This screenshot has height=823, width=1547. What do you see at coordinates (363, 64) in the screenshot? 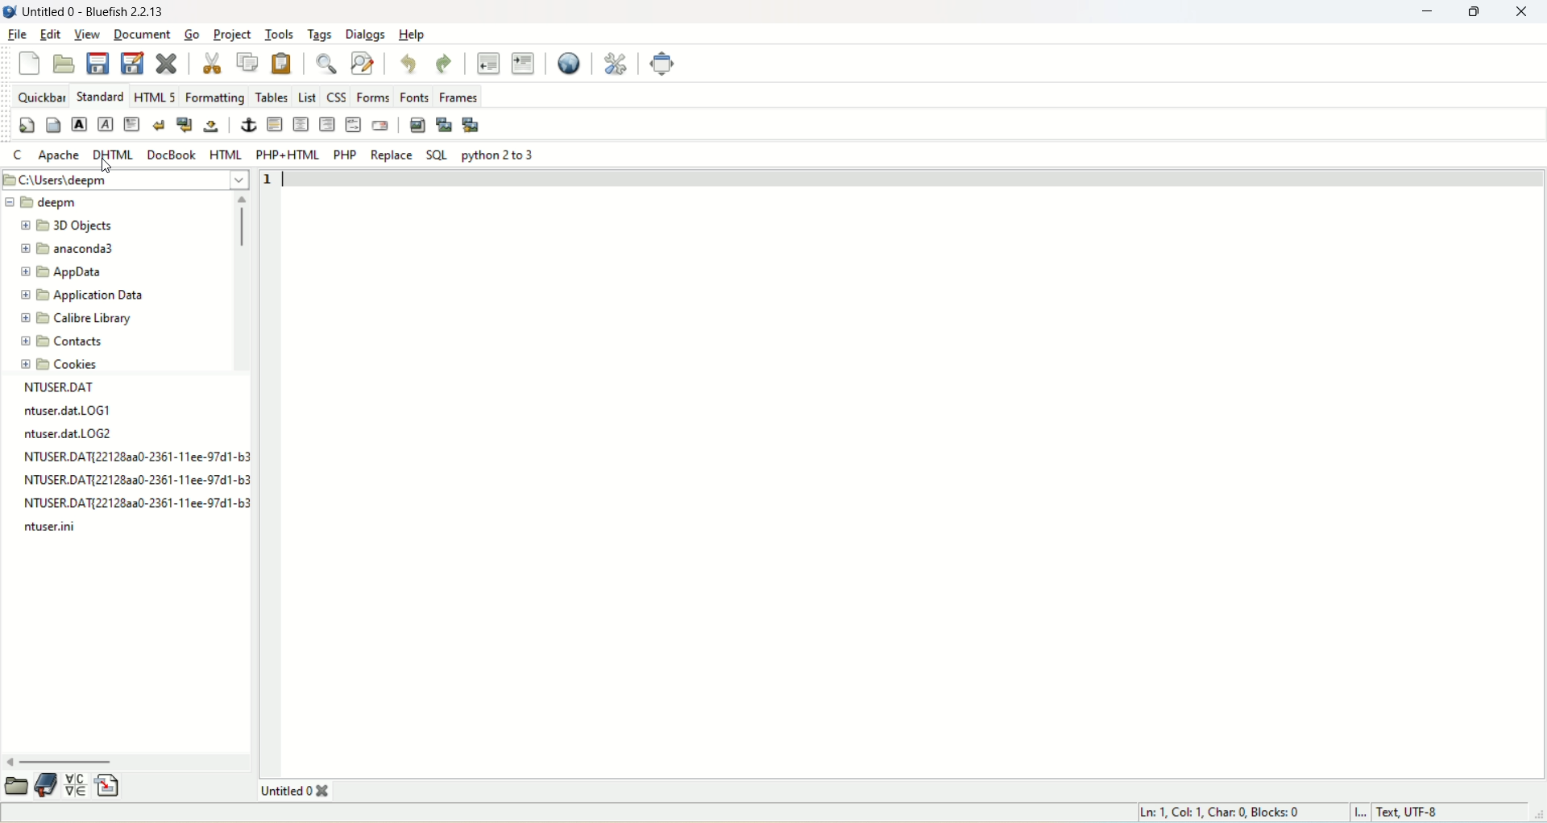
I see `advanced find and replace` at bounding box center [363, 64].